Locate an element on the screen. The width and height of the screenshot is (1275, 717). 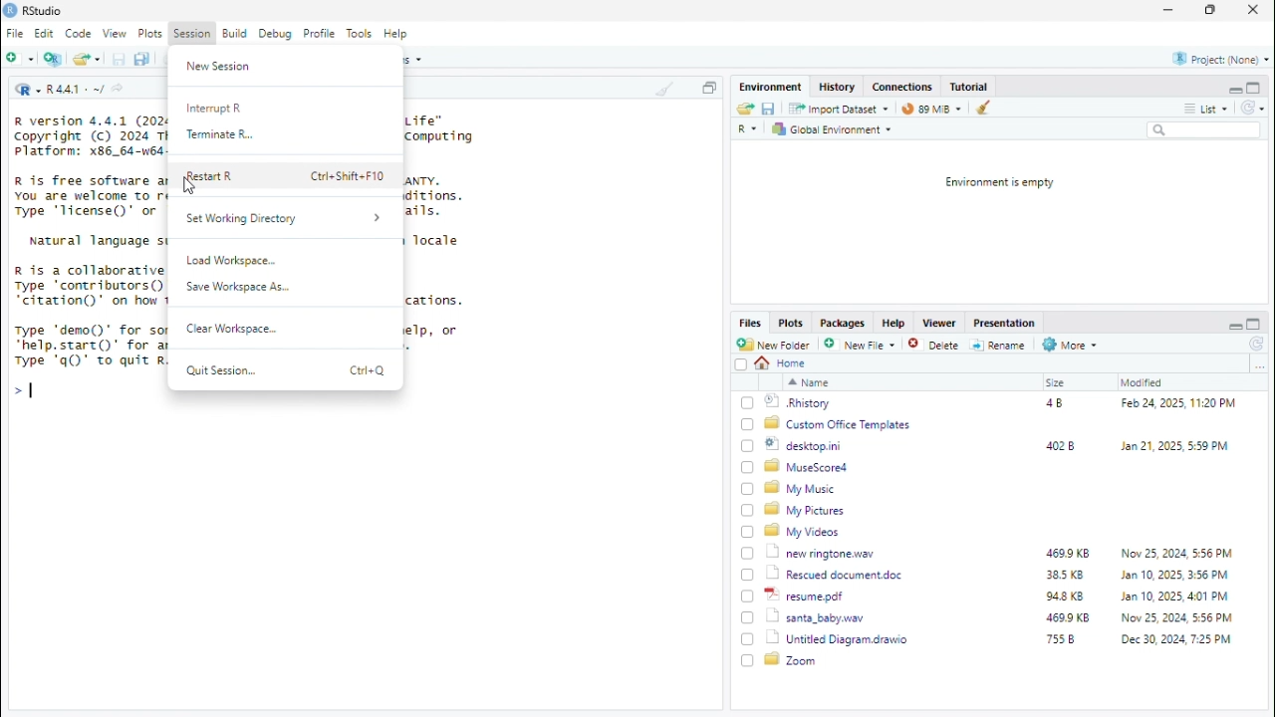
Cursor  is located at coordinates (190, 185).